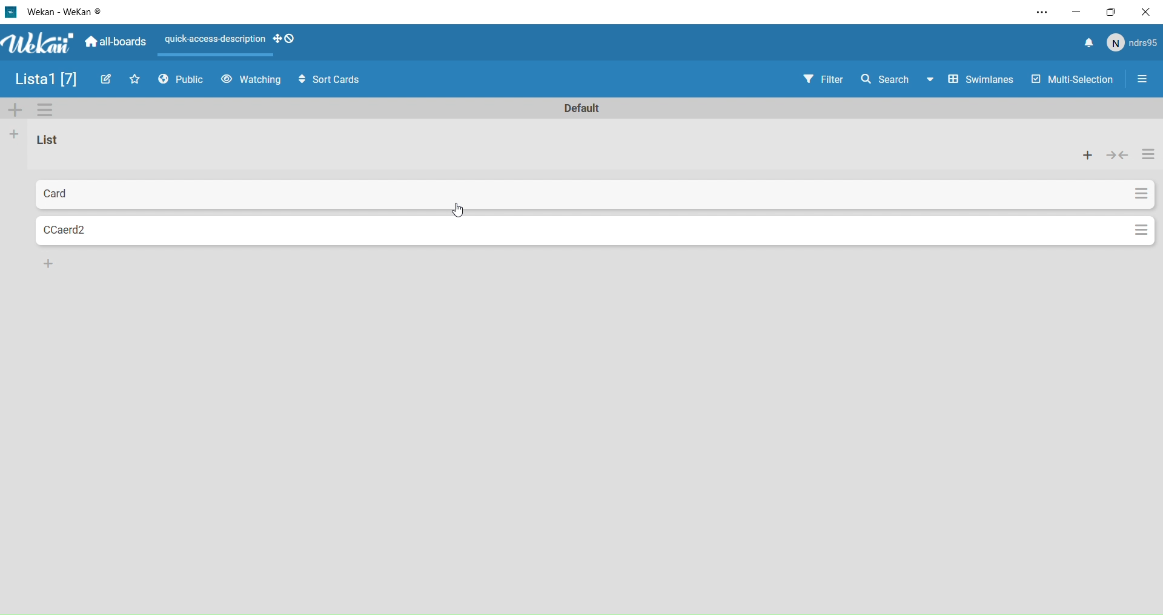  What do you see at coordinates (550, 108) in the screenshot?
I see `Text` at bounding box center [550, 108].